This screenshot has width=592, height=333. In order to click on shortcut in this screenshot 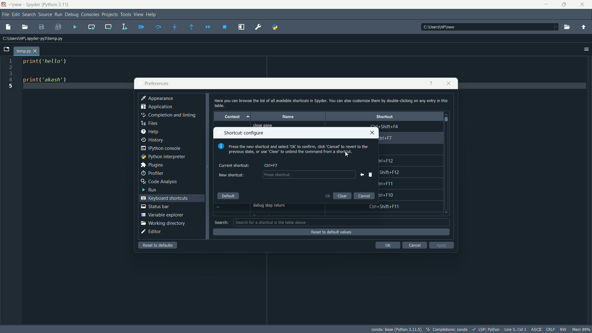, I will do `click(384, 116)`.